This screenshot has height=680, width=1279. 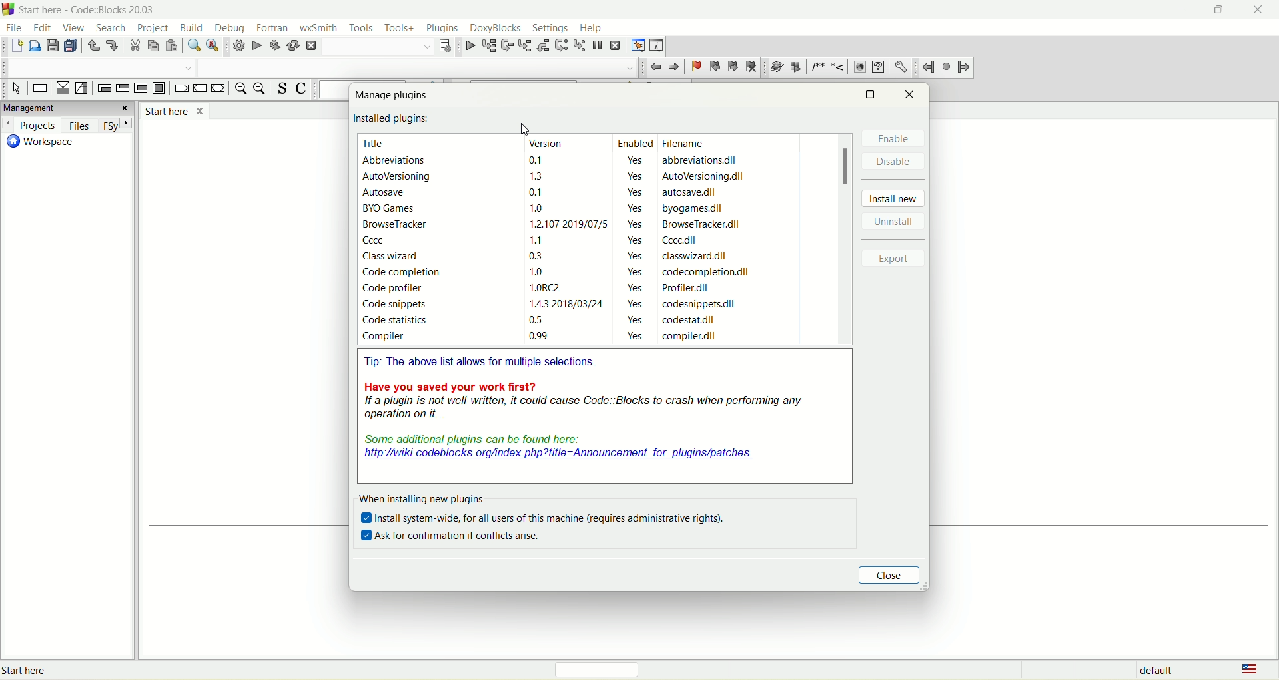 What do you see at coordinates (422, 499) in the screenshot?
I see `When installing new plugins` at bounding box center [422, 499].